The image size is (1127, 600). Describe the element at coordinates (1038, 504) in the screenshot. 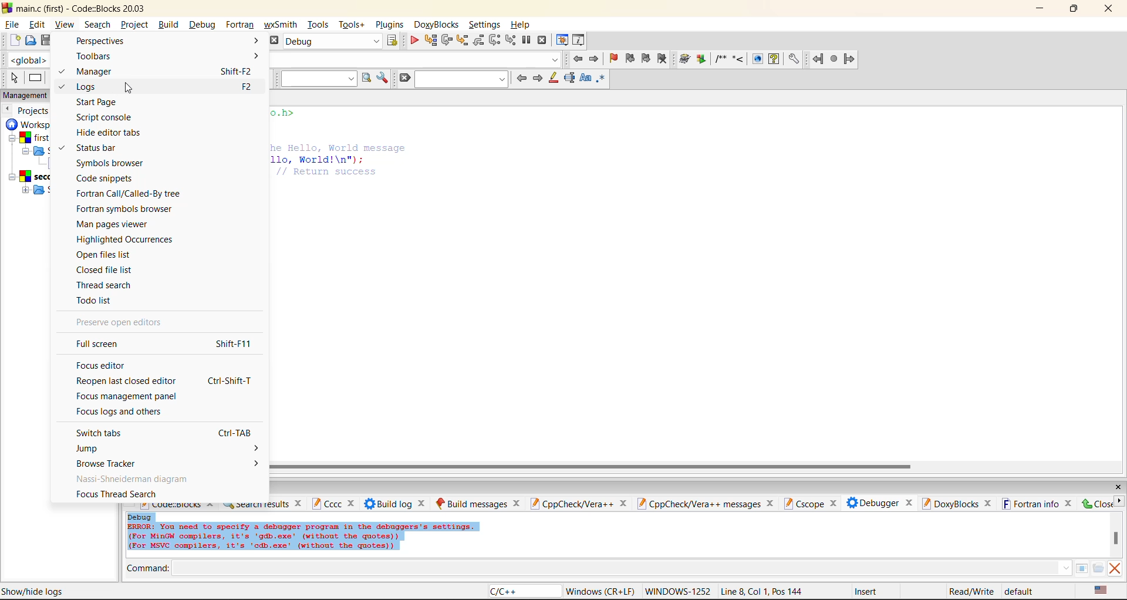

I see `fortran info` at that location.